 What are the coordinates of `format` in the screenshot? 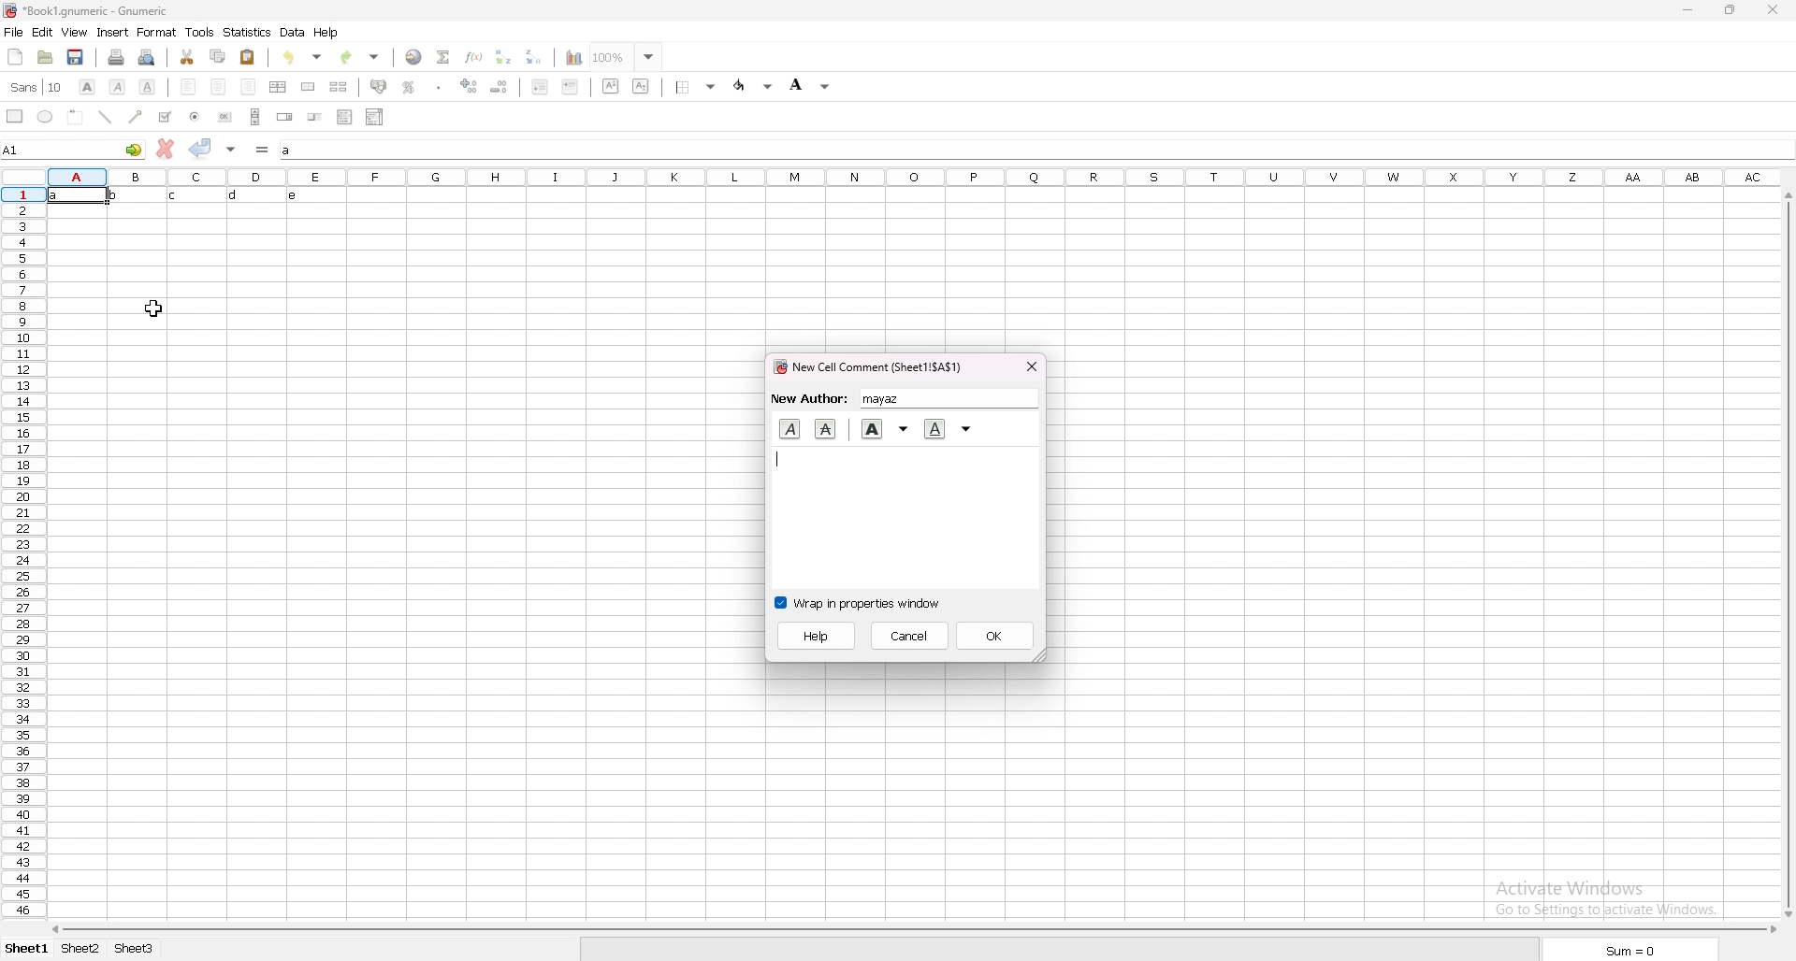 It's located at (156, 32).